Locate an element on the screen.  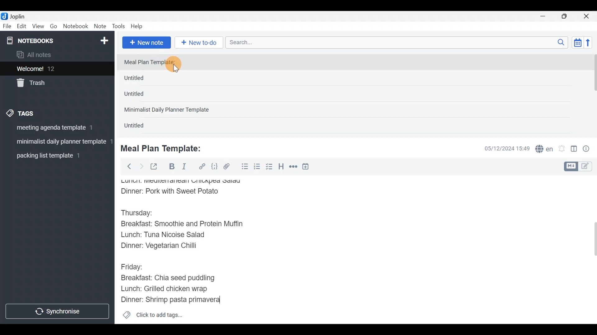
Trash is located at coordinates (53, 83).